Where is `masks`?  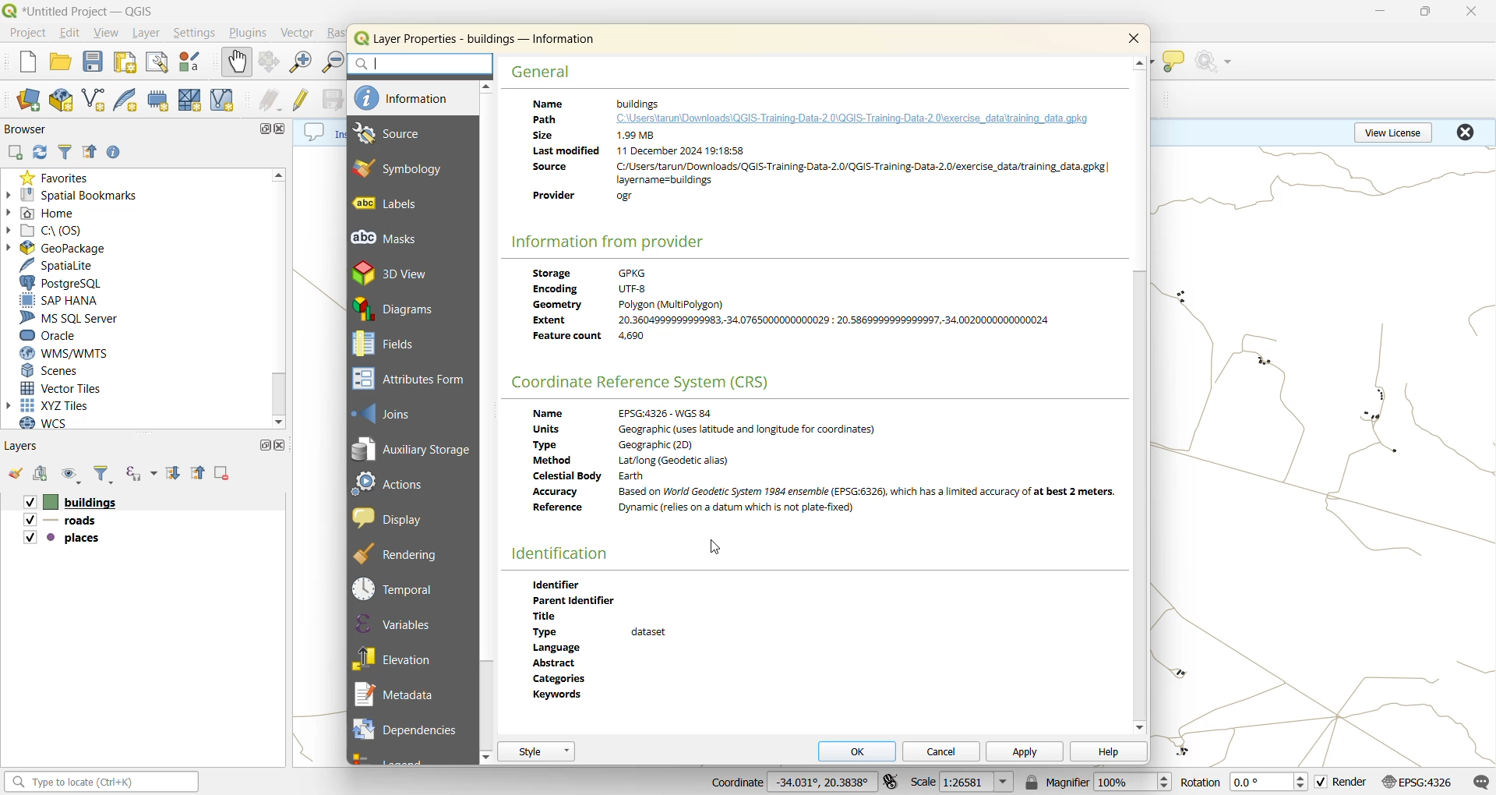 masks is located at coordinates (389, 238).